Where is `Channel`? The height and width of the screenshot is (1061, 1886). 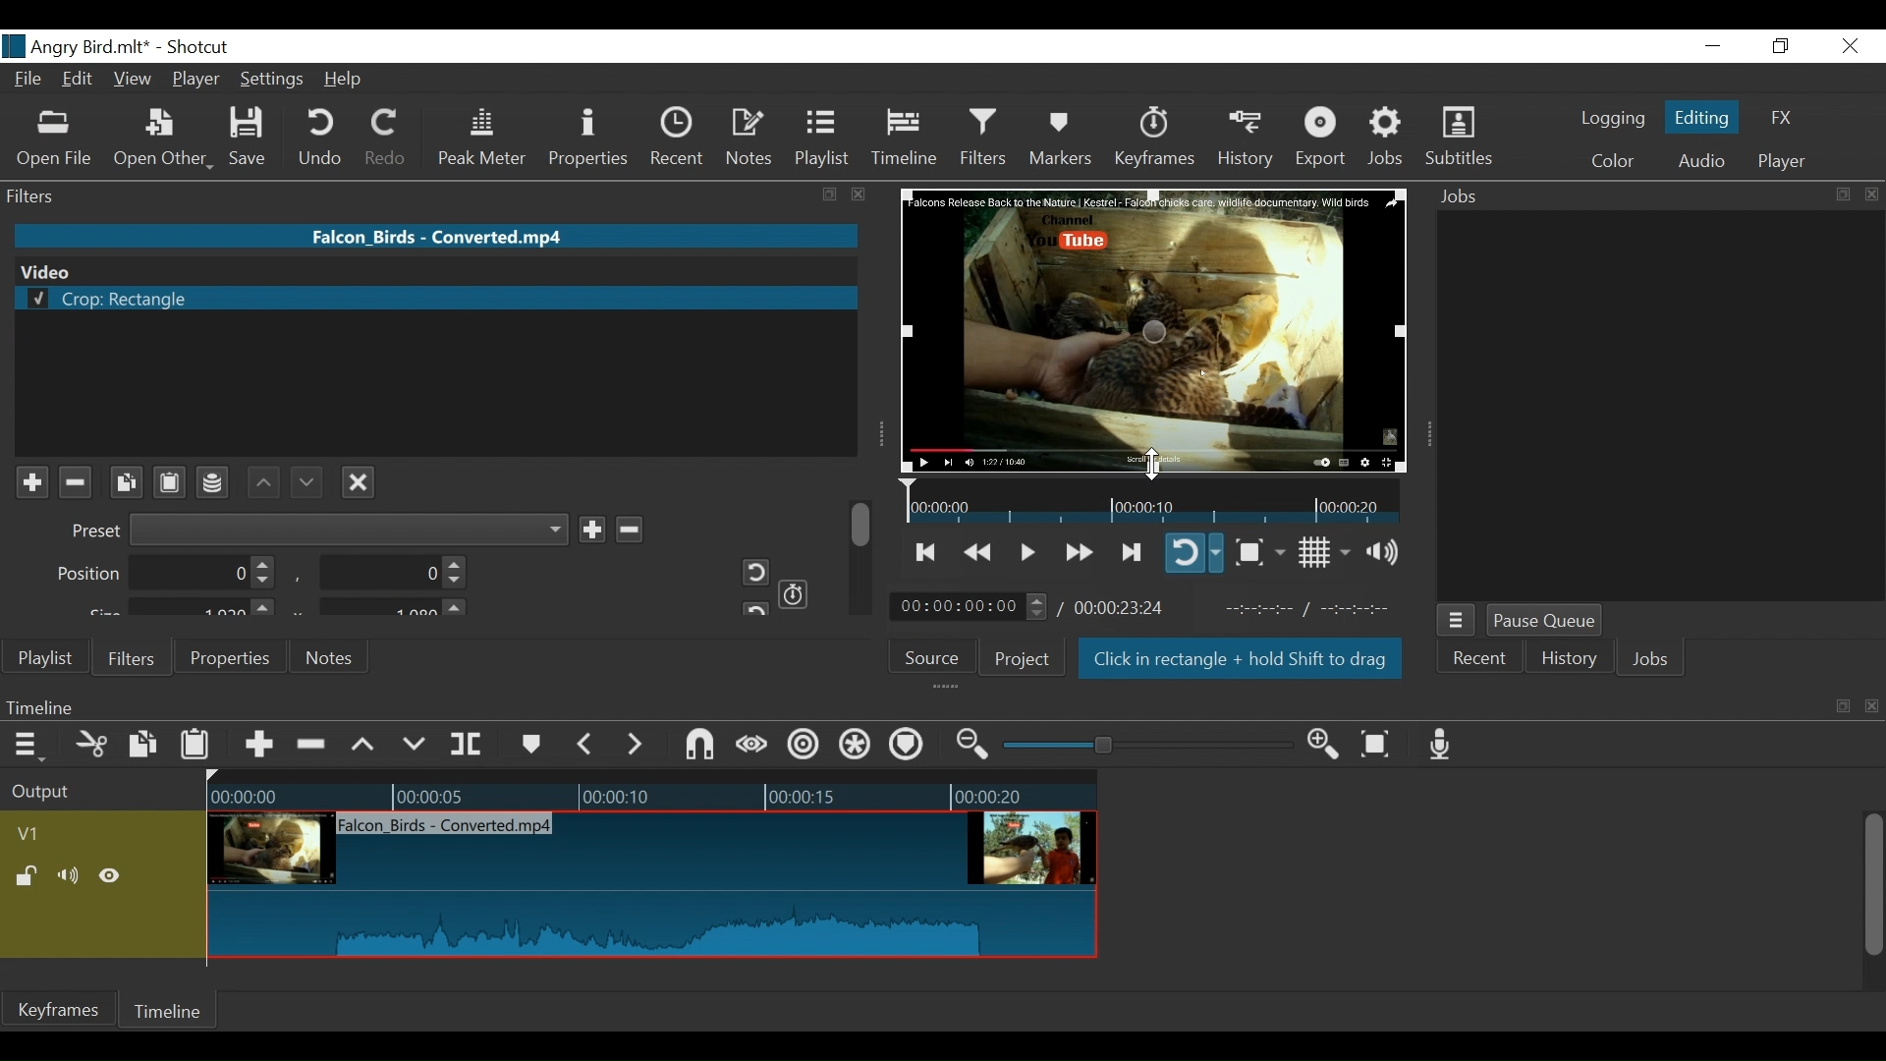 Channel is located at coordinates (214, 485).